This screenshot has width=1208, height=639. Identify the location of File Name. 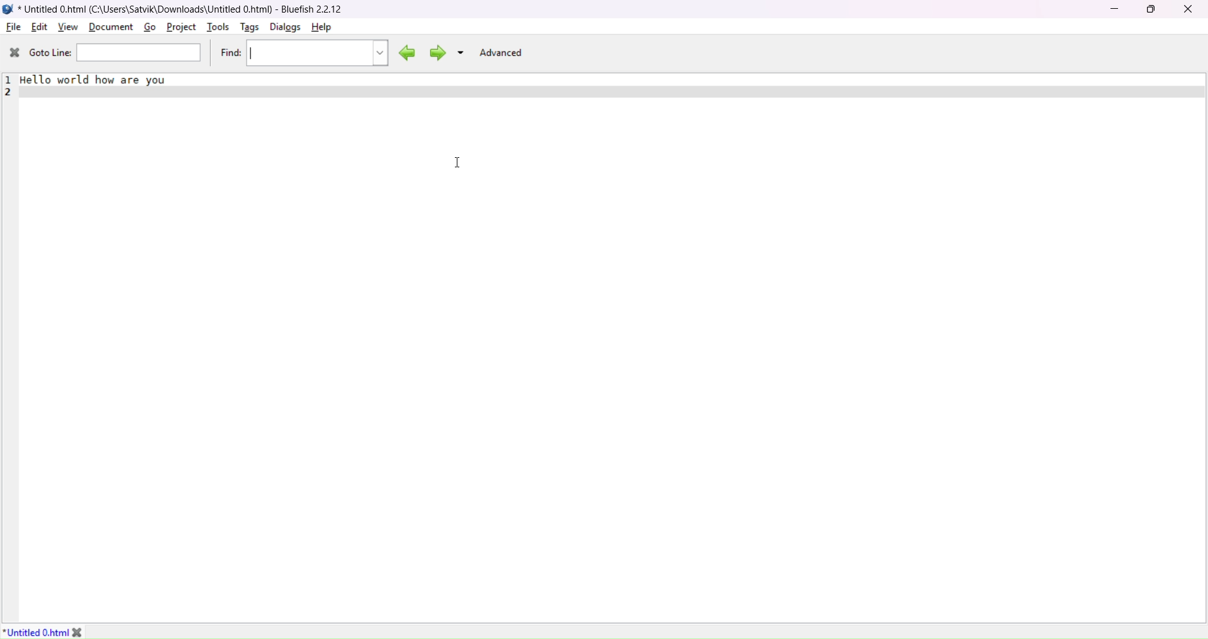
(35, 631).